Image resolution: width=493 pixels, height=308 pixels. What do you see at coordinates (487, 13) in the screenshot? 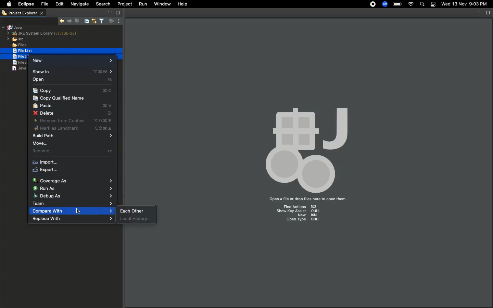
I see `Maximize` at bounding box center [487, 13].